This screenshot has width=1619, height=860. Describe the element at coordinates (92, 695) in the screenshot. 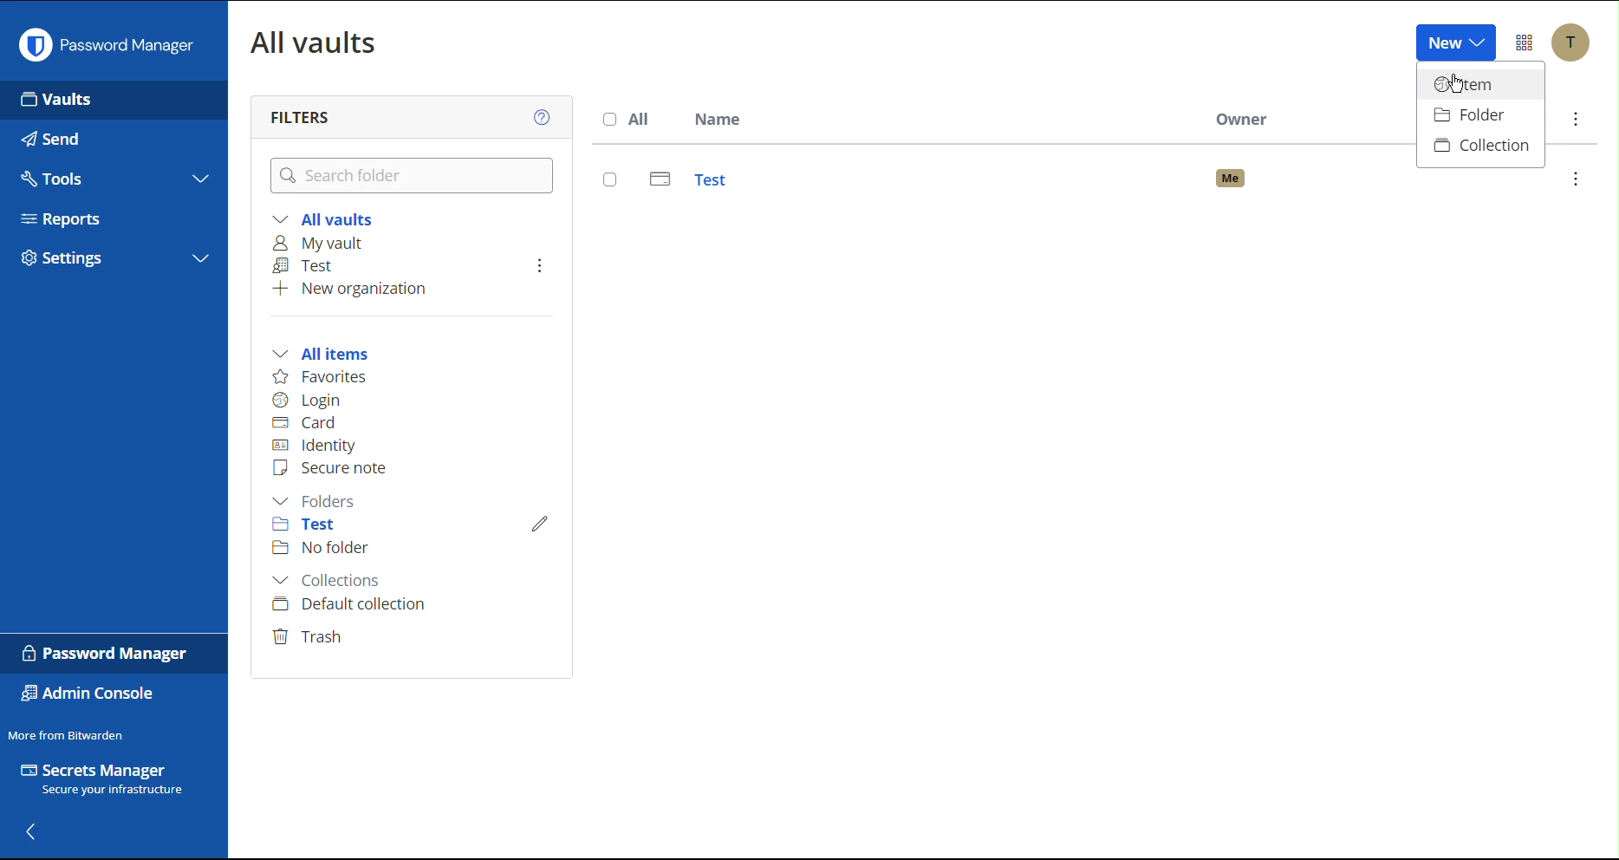

I see `Admin Console` at that location.